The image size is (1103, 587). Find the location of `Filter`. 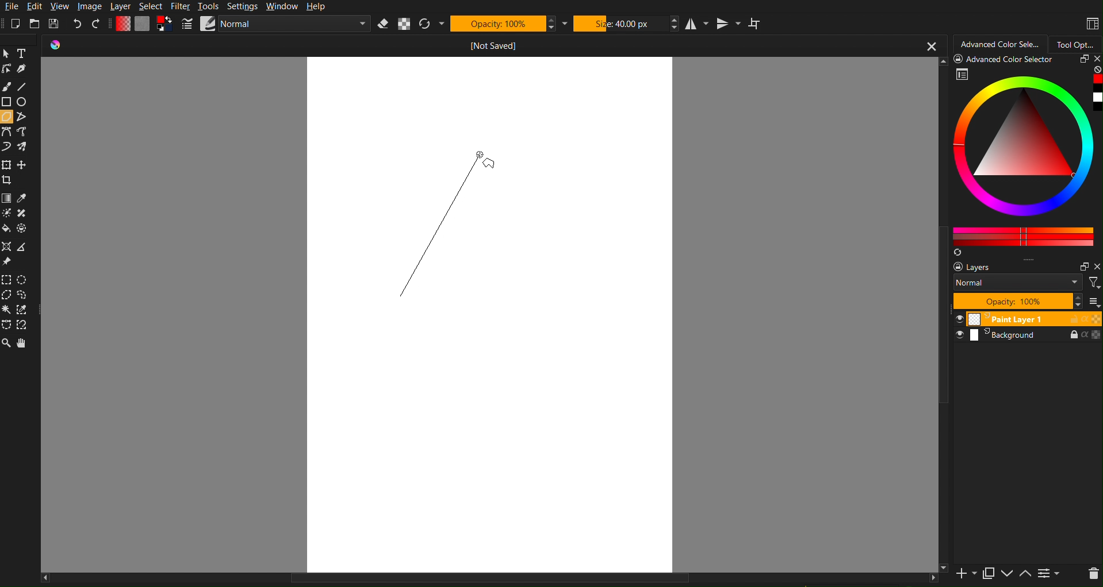

Filter is located at coordinates (182, 7).